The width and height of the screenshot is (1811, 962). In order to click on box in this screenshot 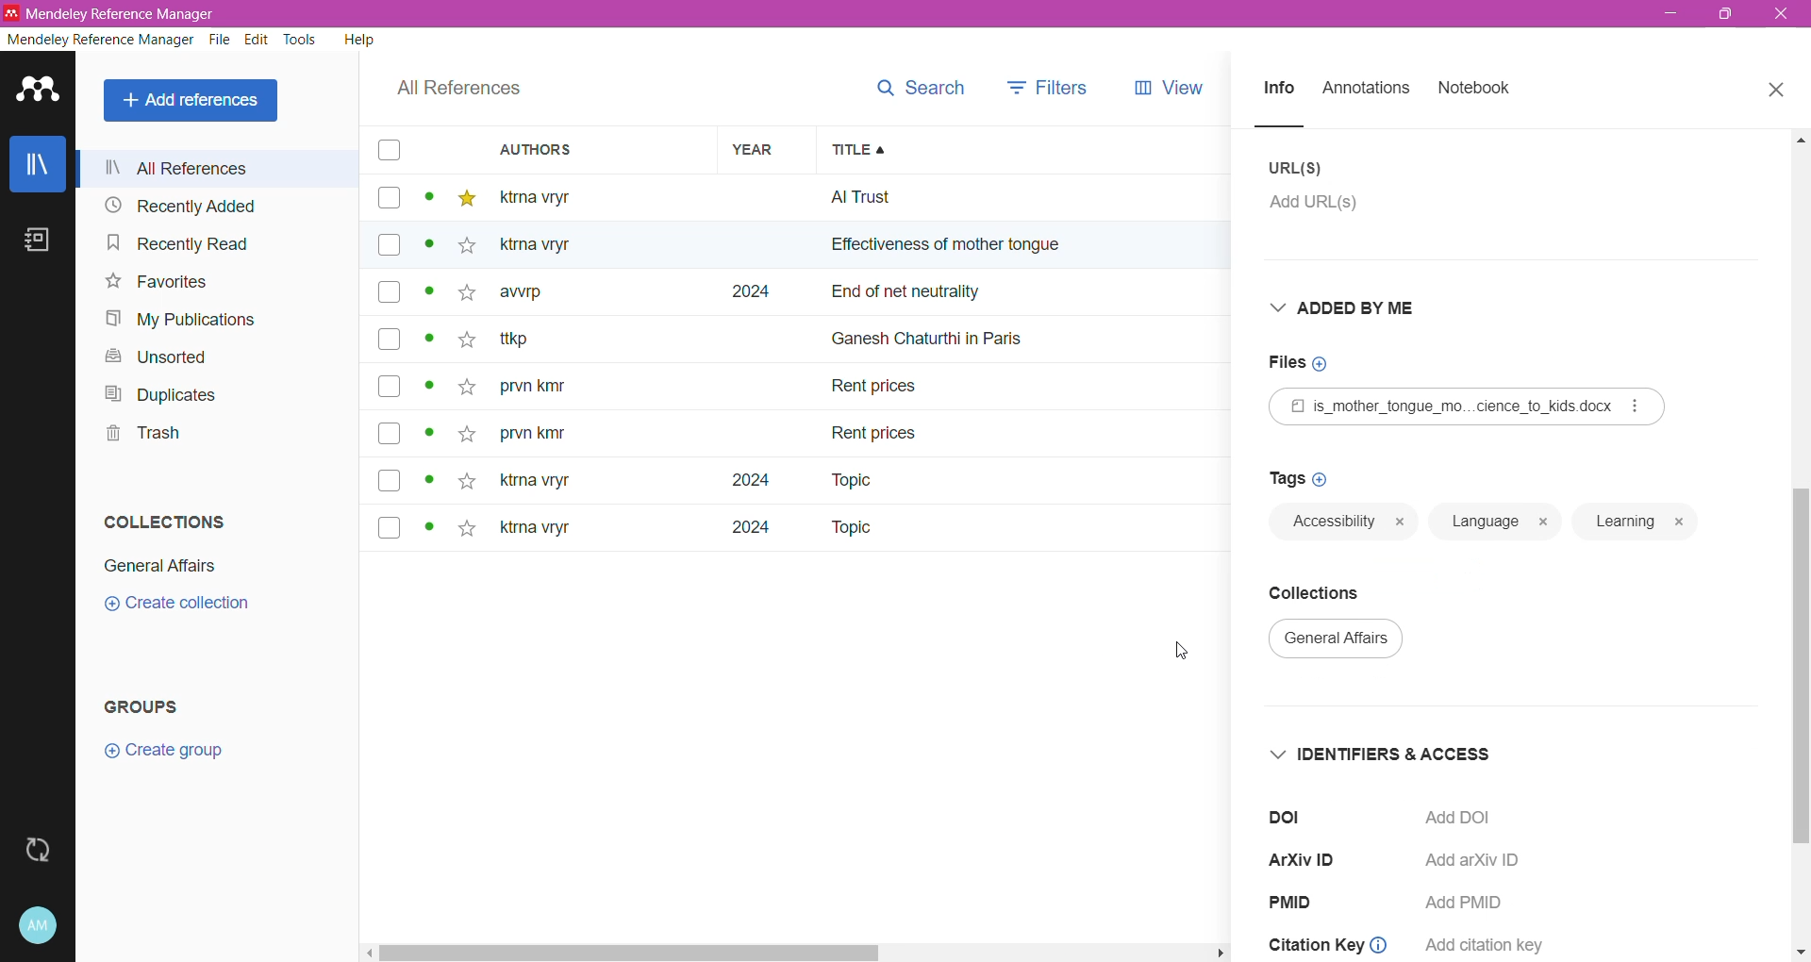, I will do `click(389, 339)`.